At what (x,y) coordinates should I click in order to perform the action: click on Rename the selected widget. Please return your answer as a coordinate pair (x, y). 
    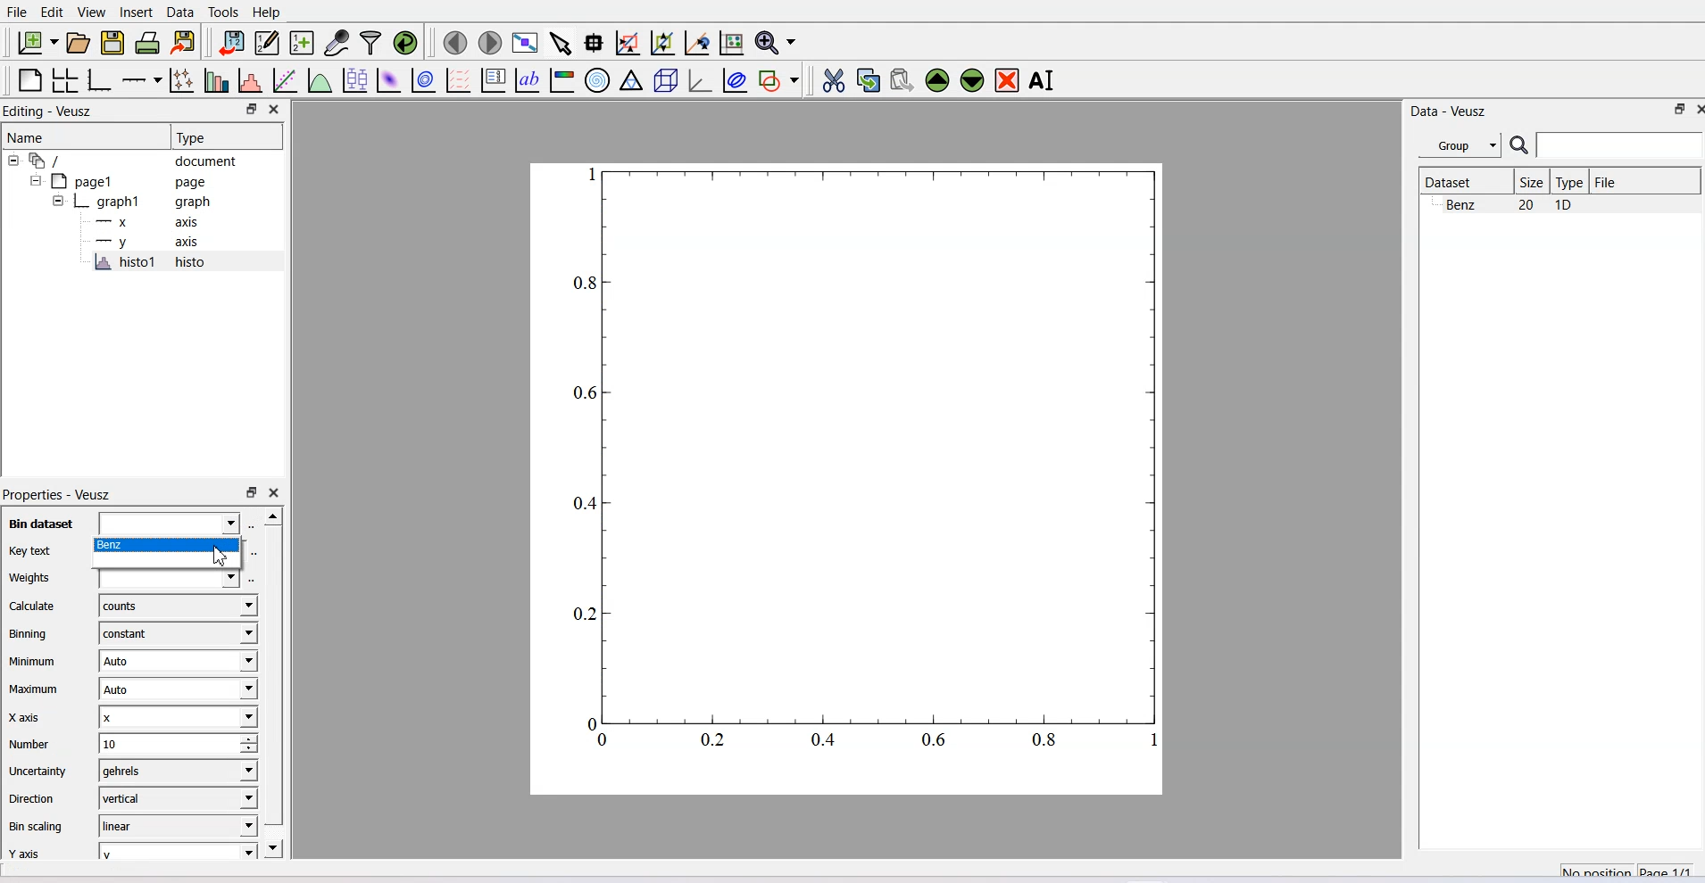
    Looking at the image, I should click on (1043, 80).